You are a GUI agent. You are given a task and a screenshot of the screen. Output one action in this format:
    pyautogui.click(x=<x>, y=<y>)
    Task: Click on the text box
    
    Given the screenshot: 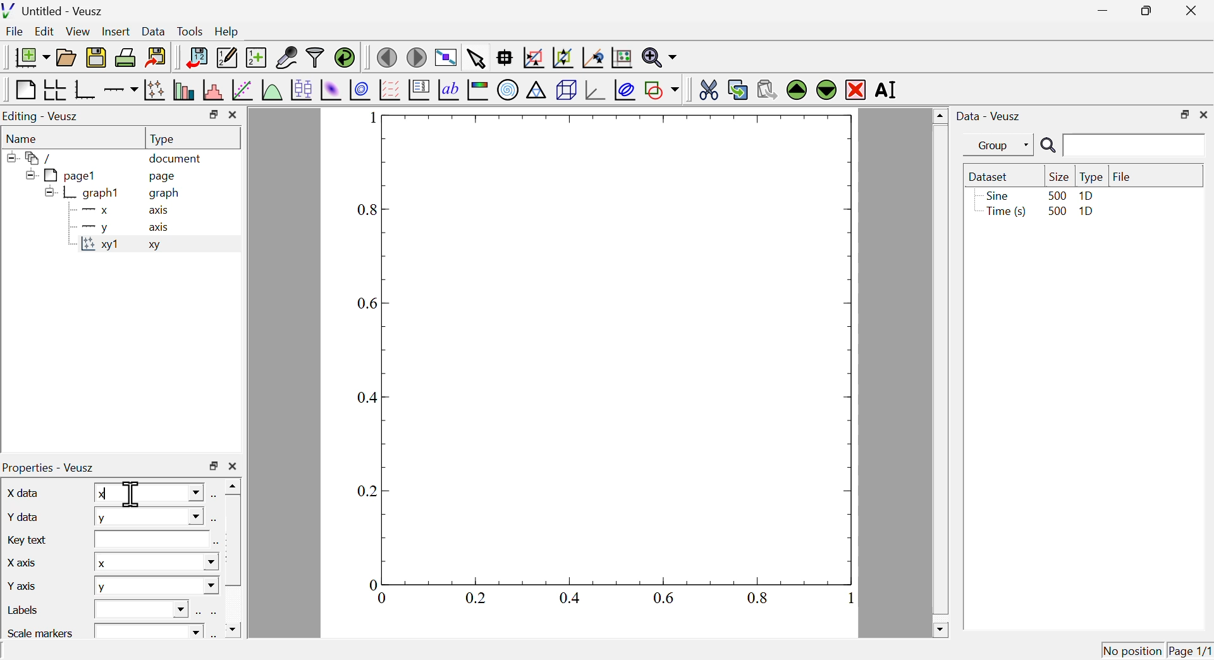 What is the action you would take?
    pyautogui.click(x=145, y=608)
    